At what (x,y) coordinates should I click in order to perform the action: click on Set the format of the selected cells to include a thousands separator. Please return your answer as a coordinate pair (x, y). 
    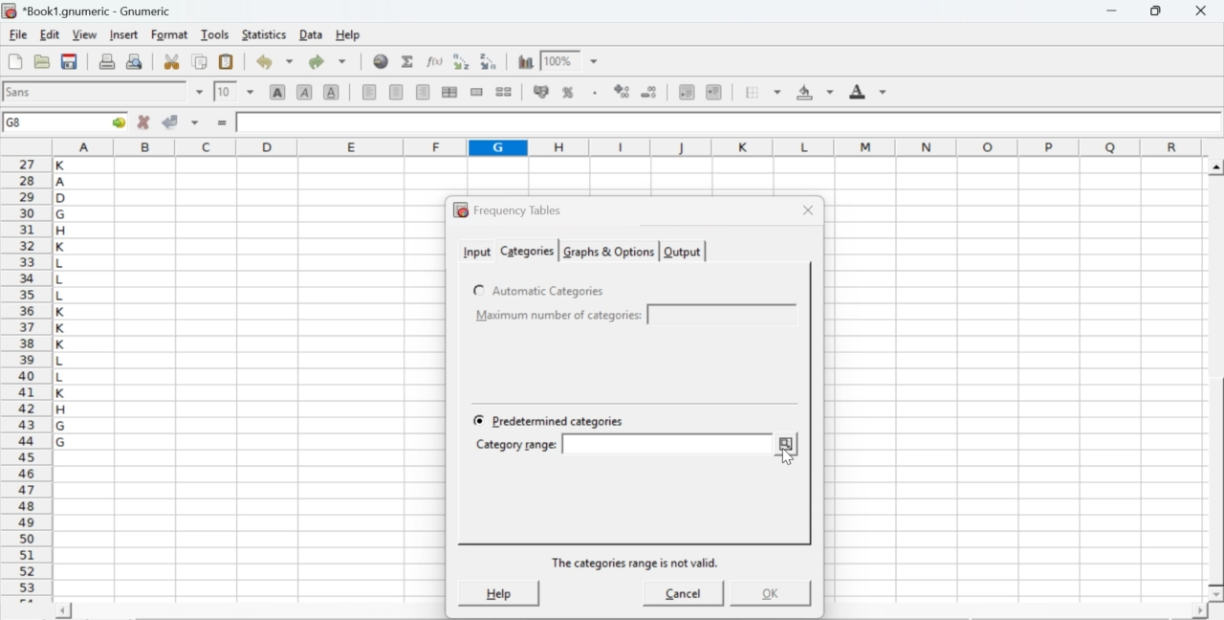
    Looking at the image, I should click on (593, 93).